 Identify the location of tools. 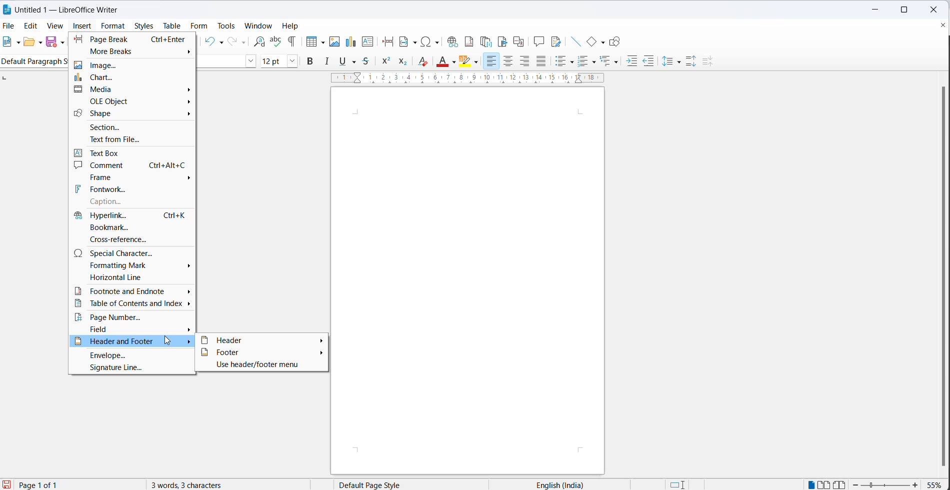
(225, 25).